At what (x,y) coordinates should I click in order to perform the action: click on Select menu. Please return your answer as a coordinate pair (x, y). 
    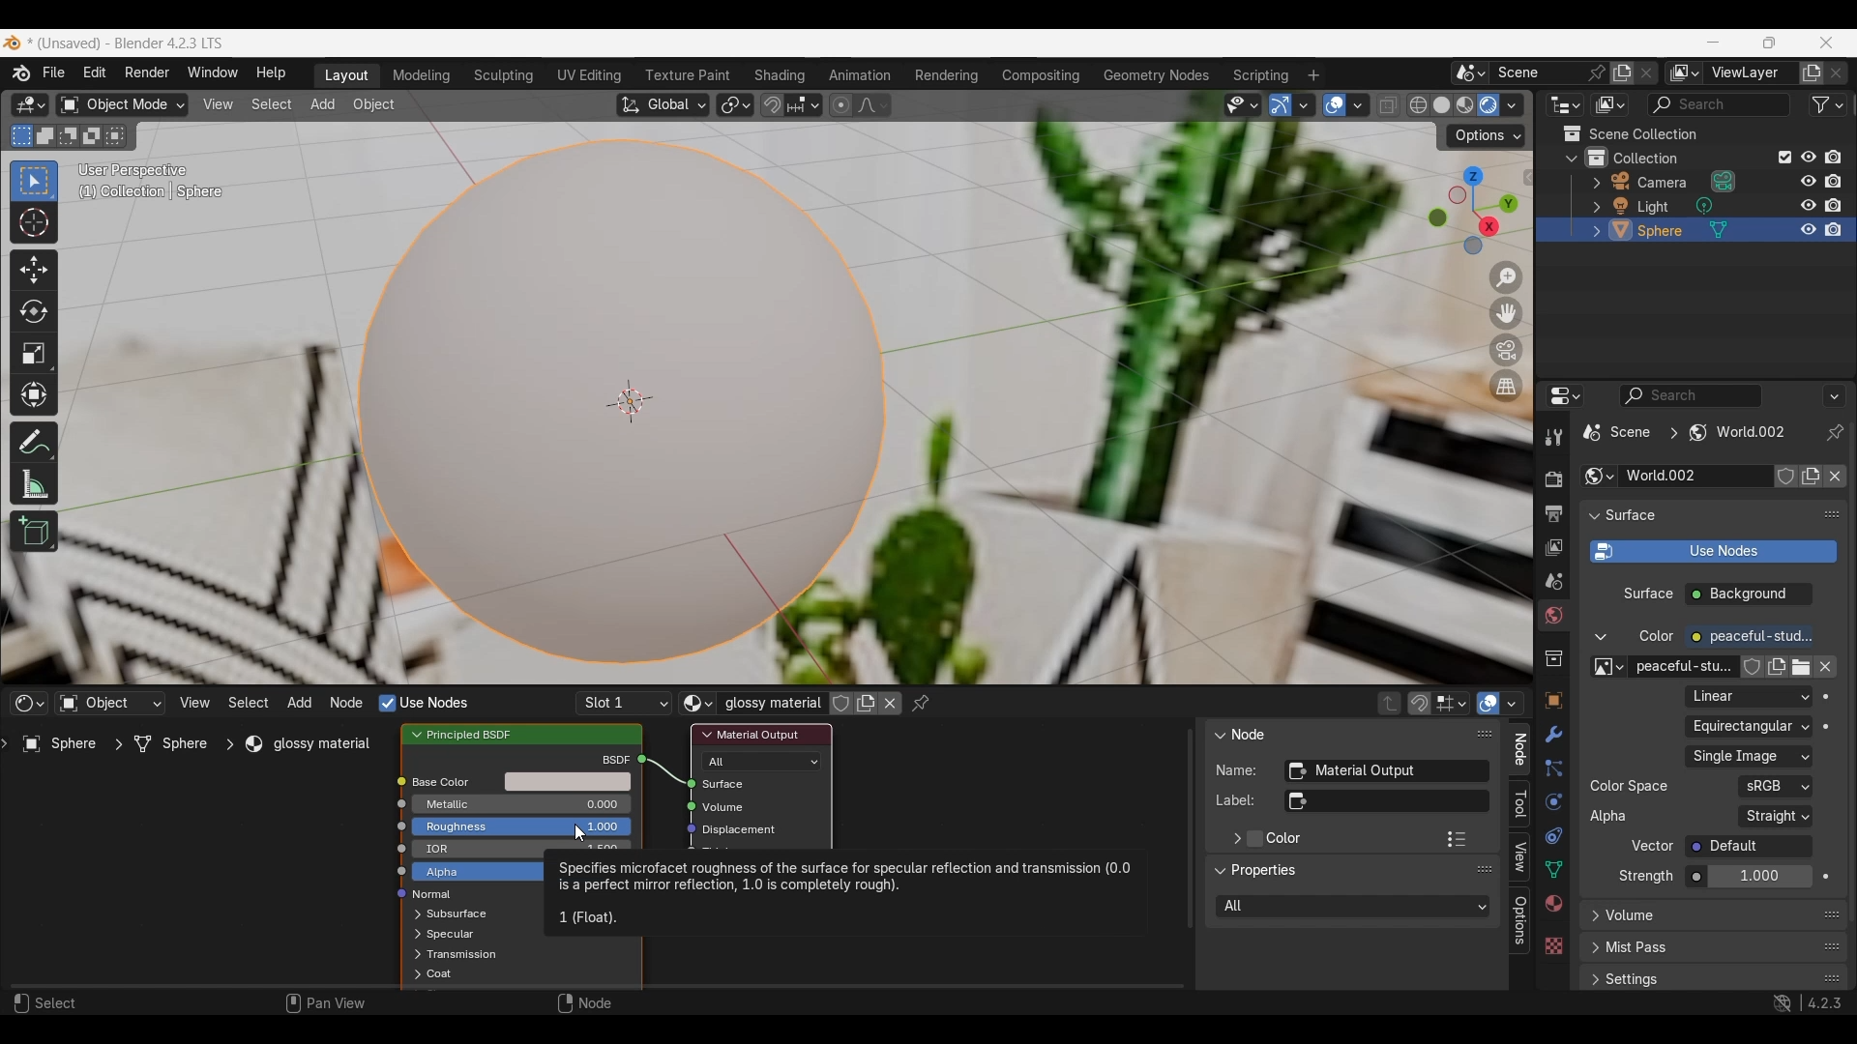
    Looking at the image, I should click on (248, 702).